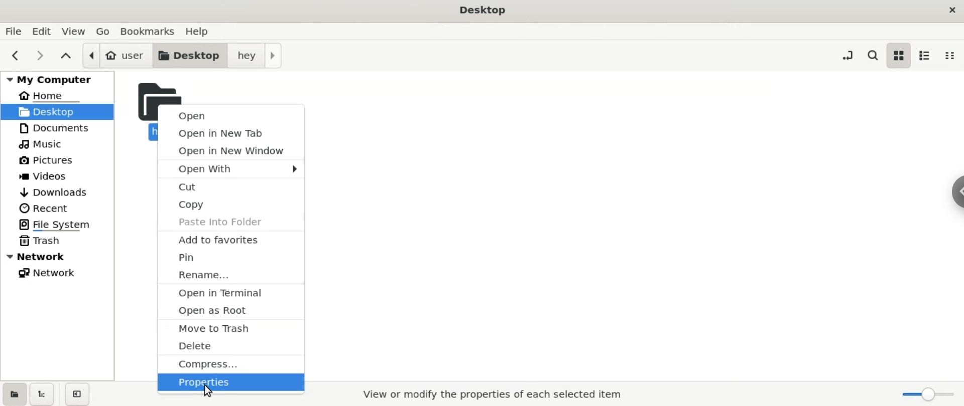 The width and height of the screenshot is (964, 406). What do you see at coordinates (899, 56) in the screenshot?
I see `icon view` at bounding box center [899, 56].